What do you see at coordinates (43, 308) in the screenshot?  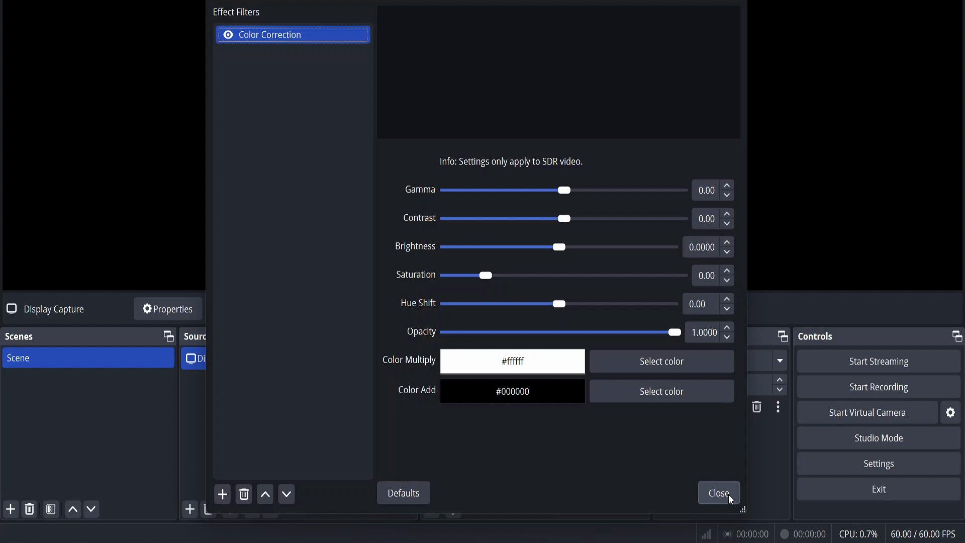 I see `no source selected` at bounding box center [43, 308].